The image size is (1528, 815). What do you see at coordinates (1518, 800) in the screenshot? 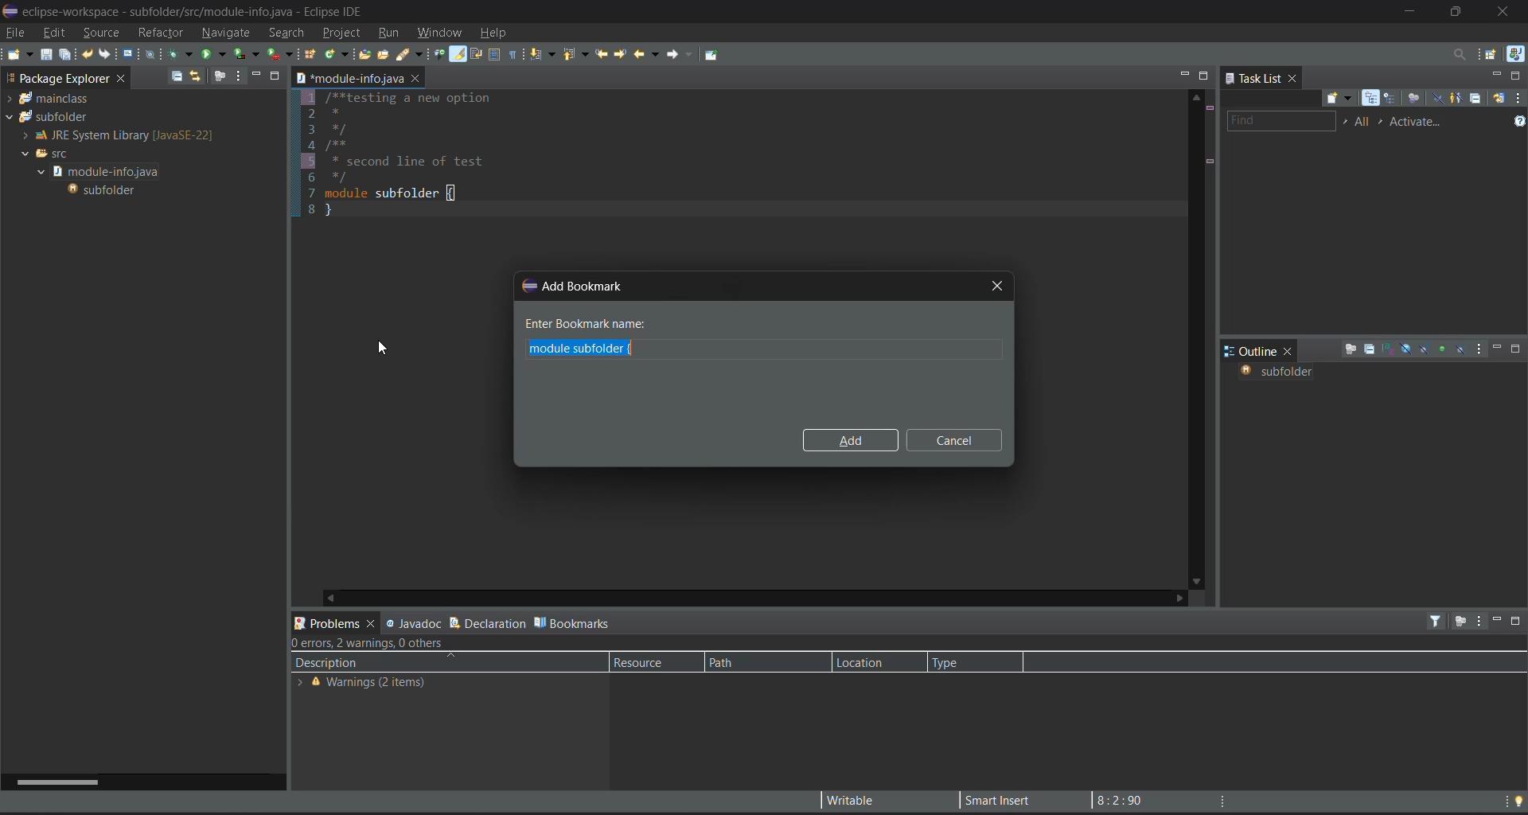
I see `tip of the day` at bounding box center [1518, 800].